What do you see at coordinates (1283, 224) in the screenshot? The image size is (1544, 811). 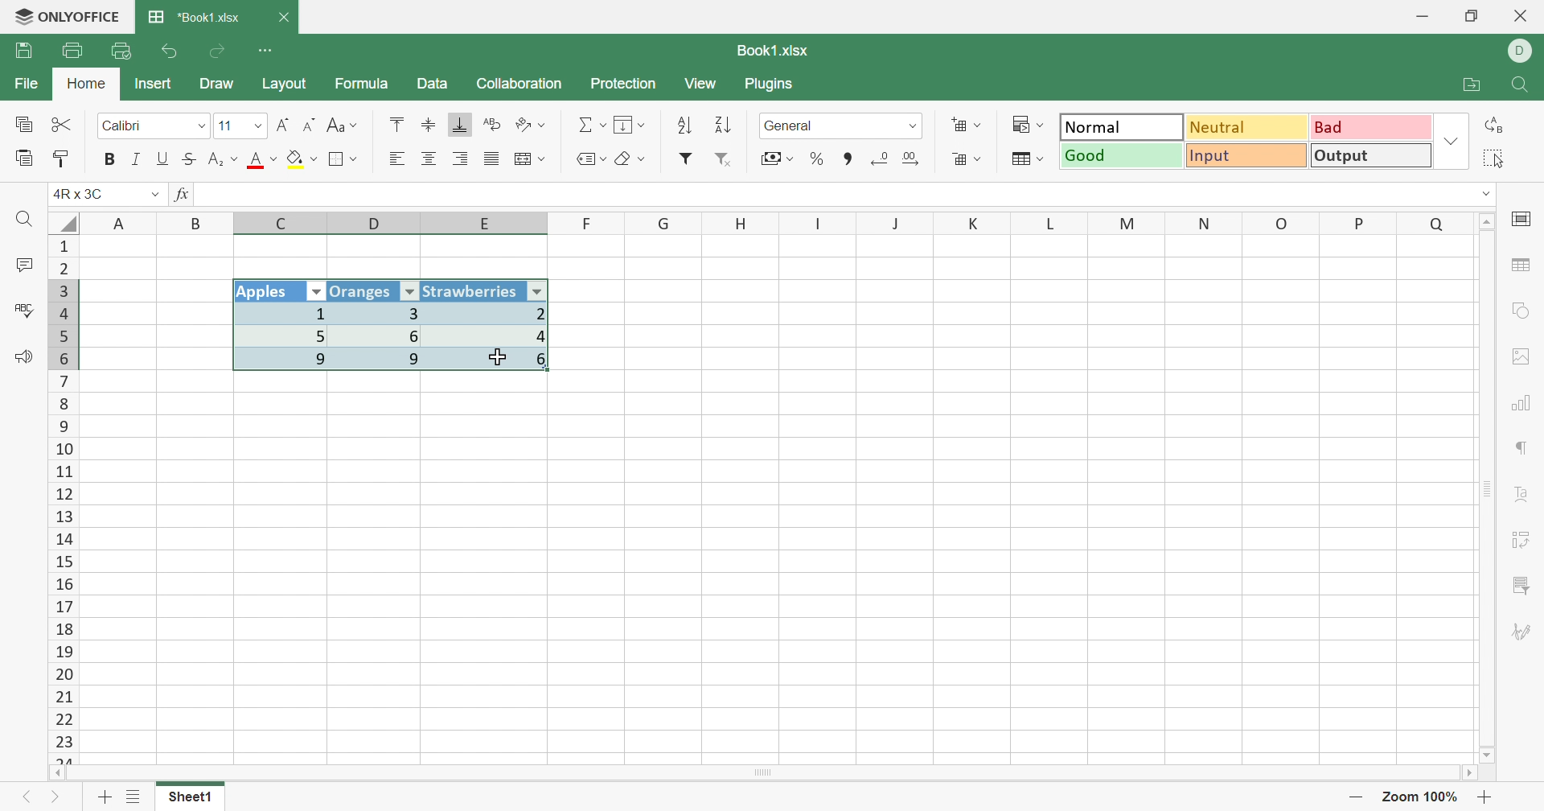 I see `O` at bounding box center [1283, 224].